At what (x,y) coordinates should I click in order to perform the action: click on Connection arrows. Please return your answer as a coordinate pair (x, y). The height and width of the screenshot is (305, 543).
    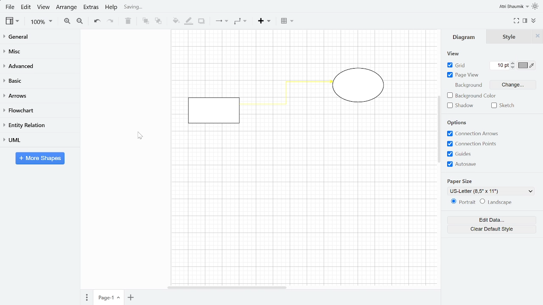
    Looking at the image, I should click on (473, 133).